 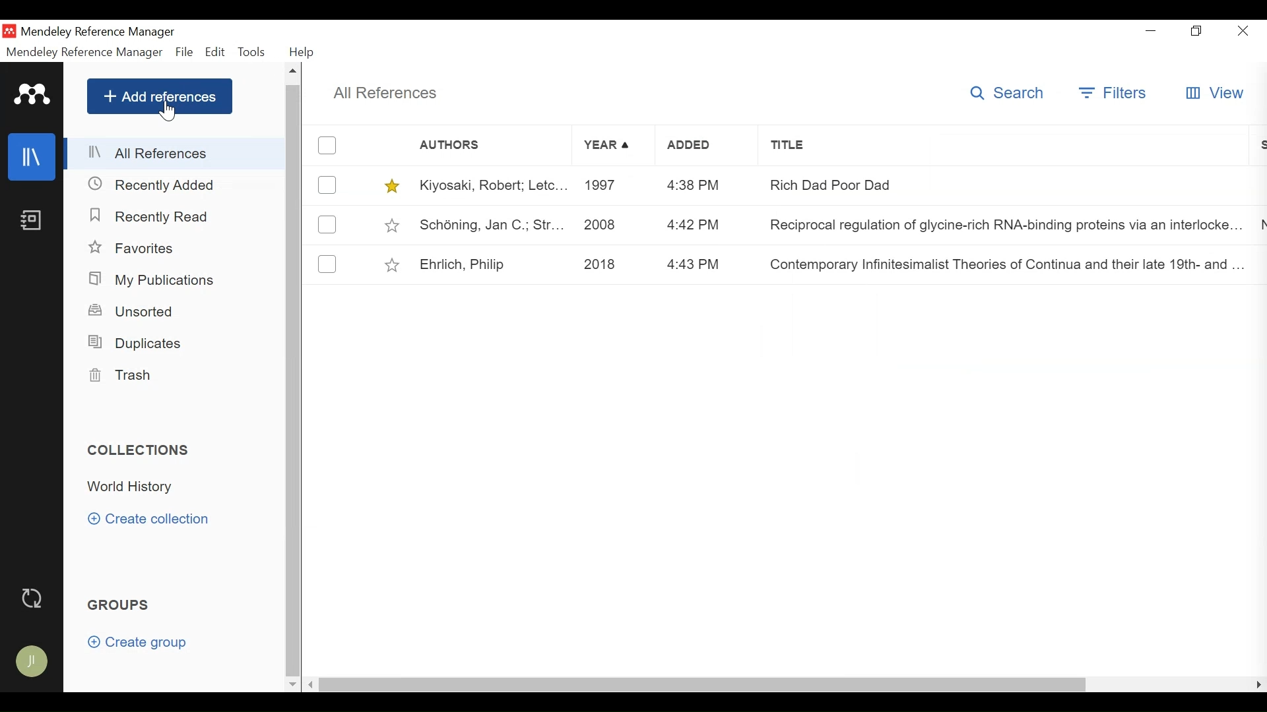 I want to click on Schöning, Jan C.; Str..., so click(x=492, y=225).